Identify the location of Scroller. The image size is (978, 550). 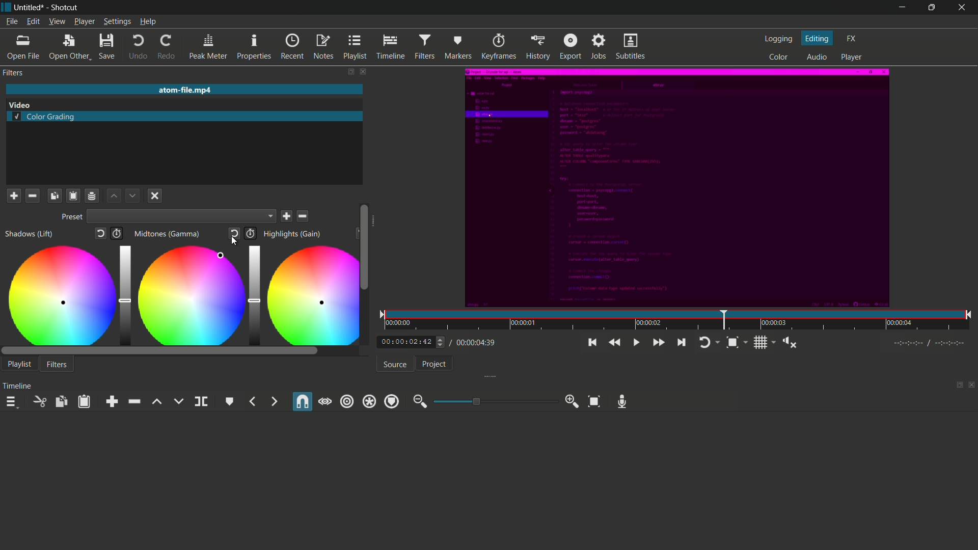
(364, 246).